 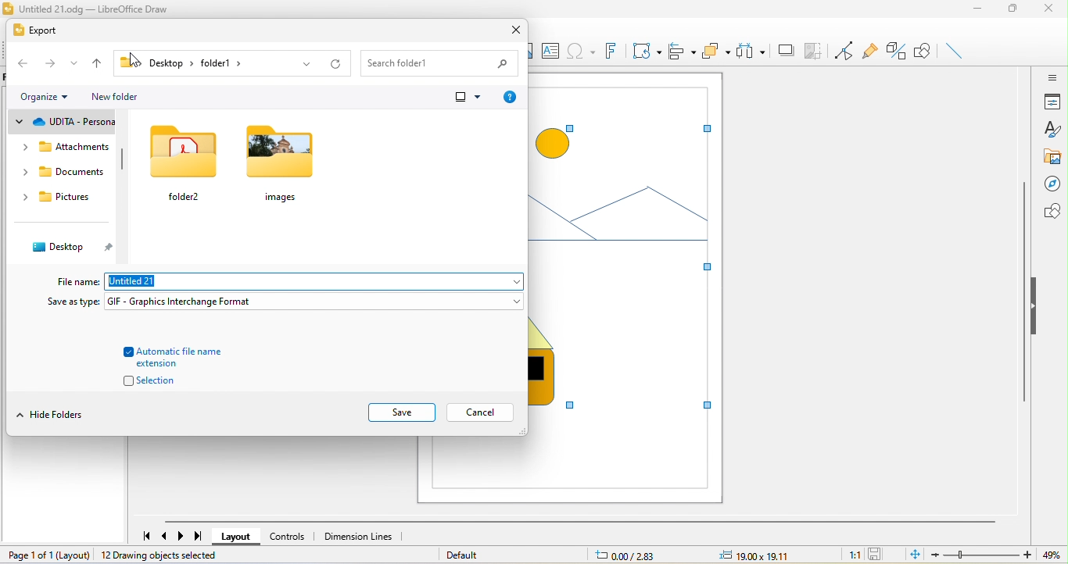 What do you see at coordinates (23, 64) in the screenshot?
I see `back` at bounding box center [23, 64].